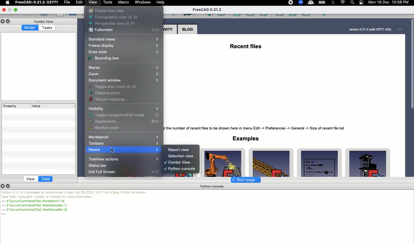 Image resolution: width=414 pixels, height=244 pixels. What do you see at coordinates (30, 28) in the screenshot?
I see `Model` at bounding box center [30, 28].